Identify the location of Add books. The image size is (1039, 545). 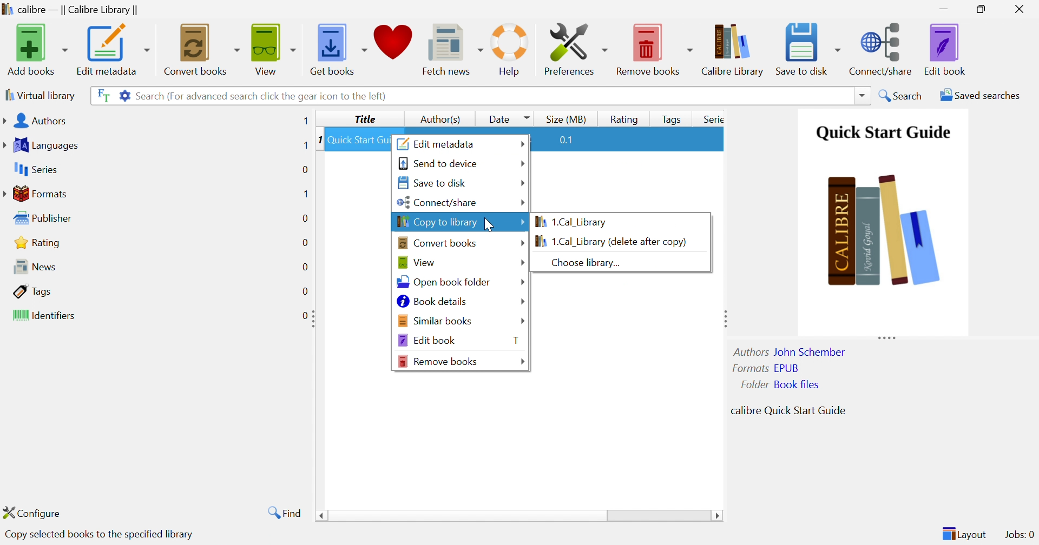
(37, 48).